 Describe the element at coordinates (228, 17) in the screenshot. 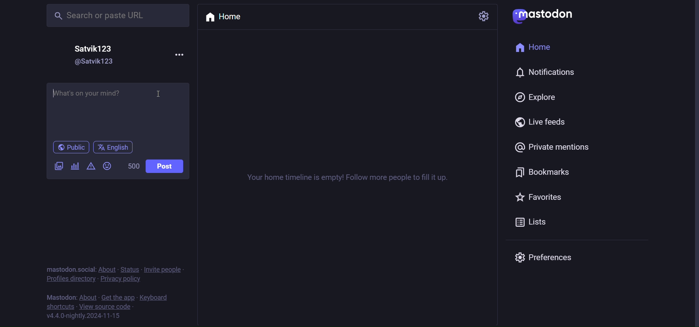

I see `home` at that location.